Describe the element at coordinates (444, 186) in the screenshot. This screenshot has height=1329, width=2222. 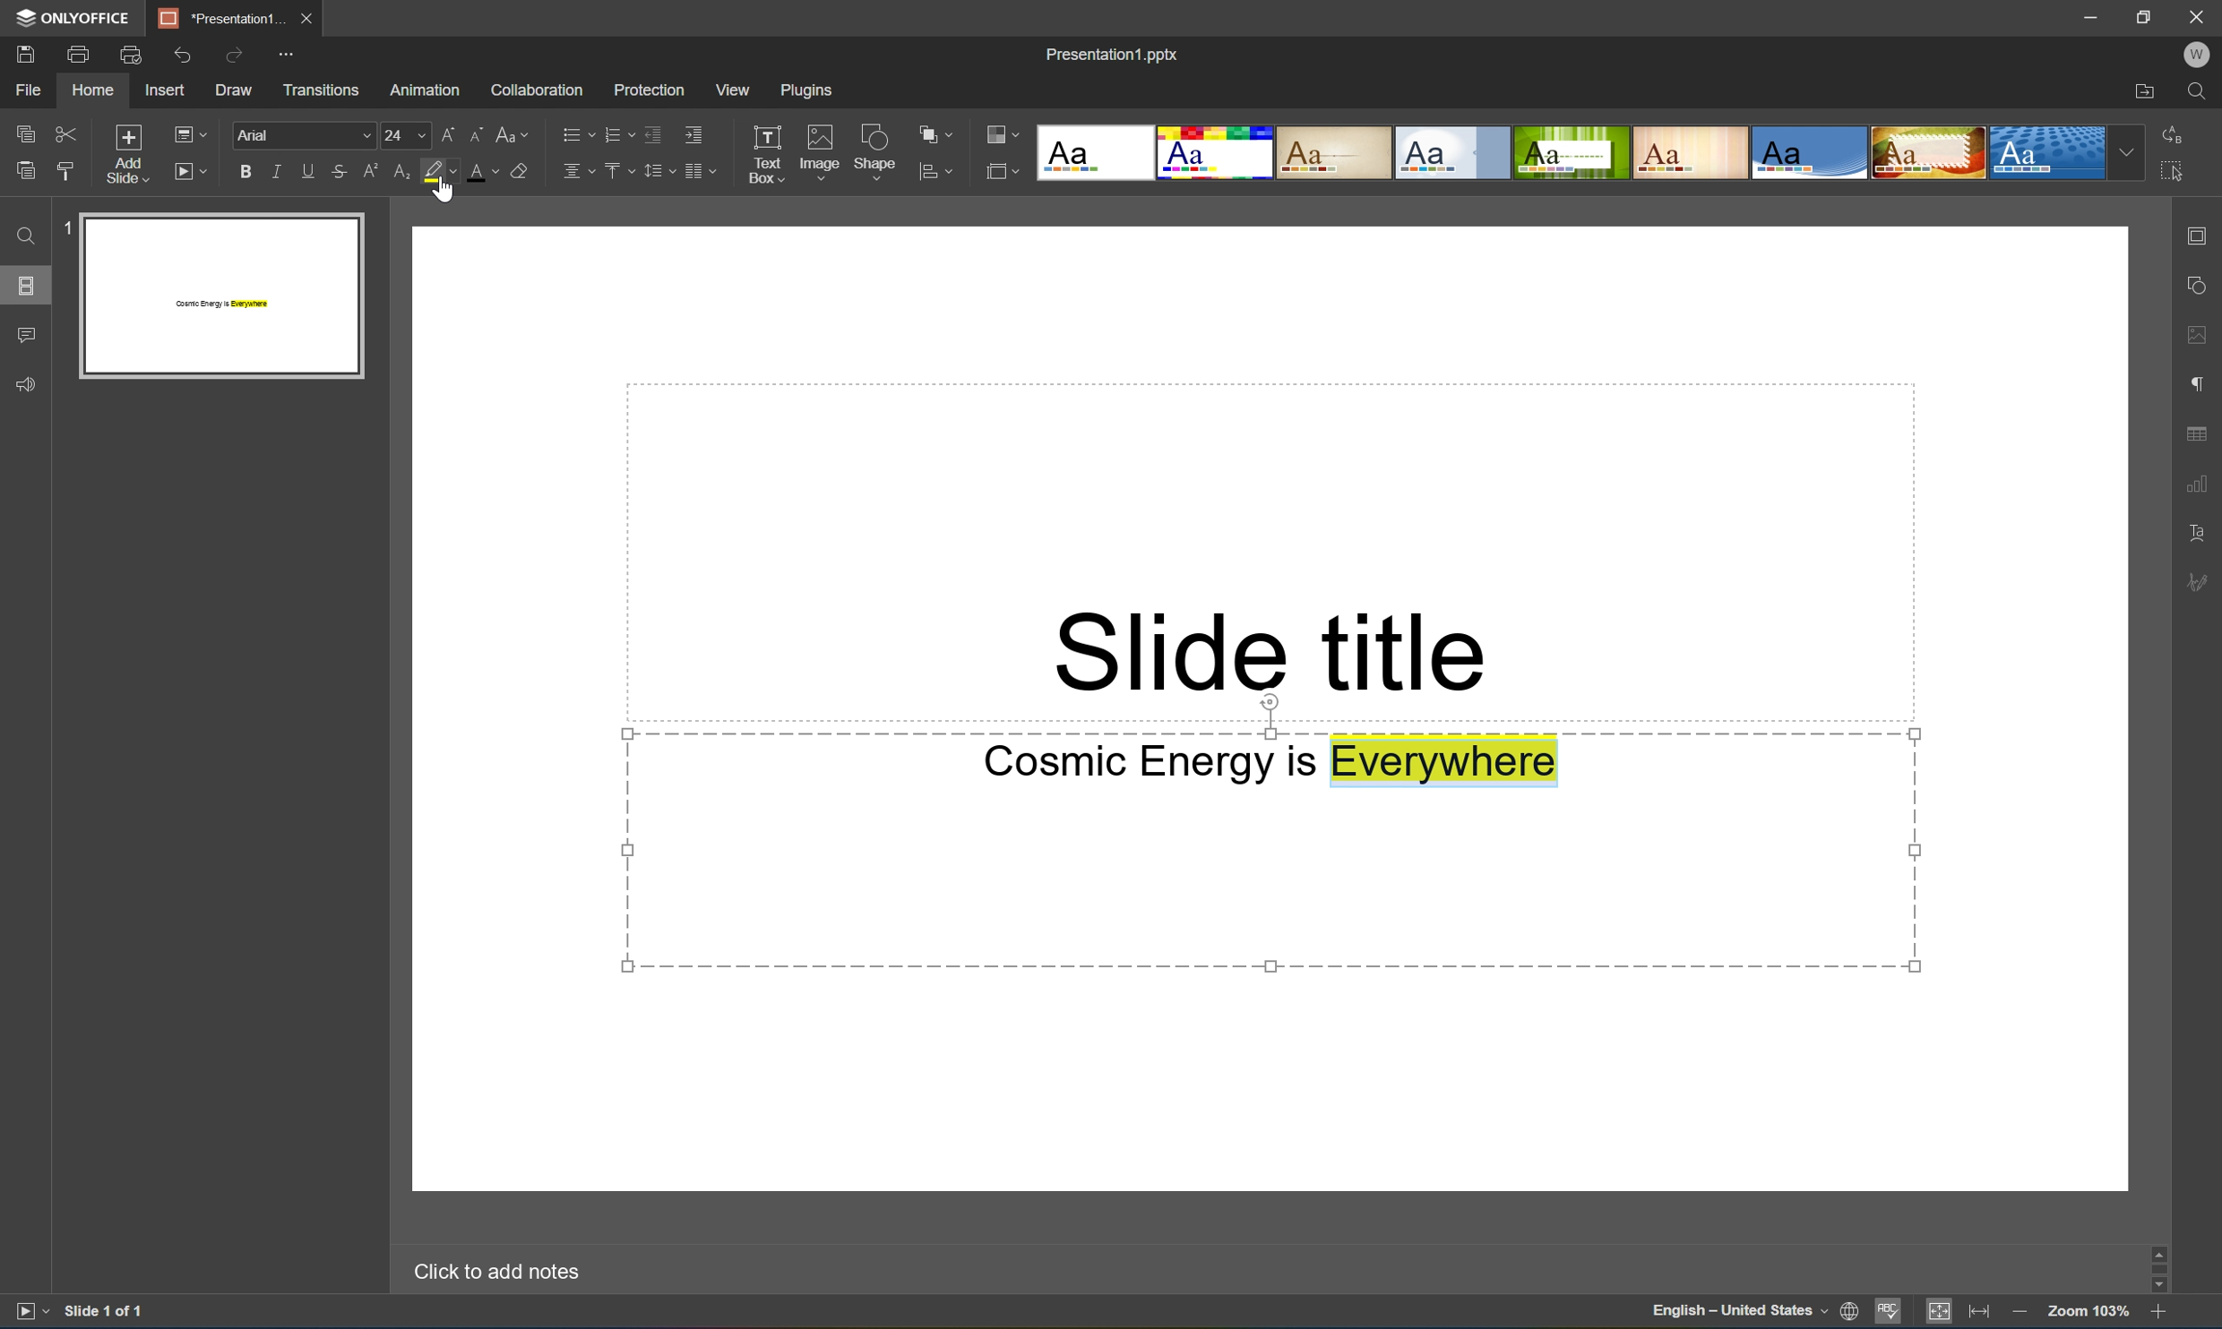
I see `Cursor` at that location.